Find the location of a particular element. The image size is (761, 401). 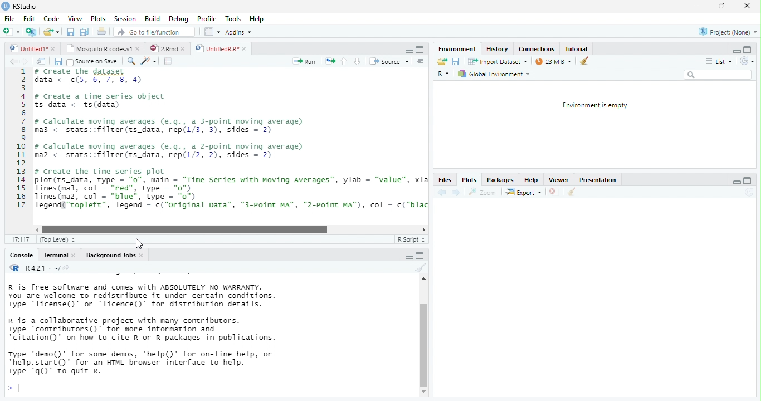

New file is located at coordinates (11, 32).